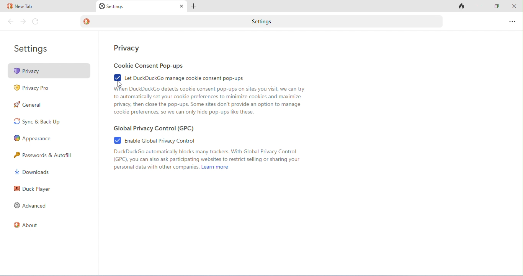 The height and width of the screenshot is (276, 523). Describe the element at coordinates (49, 70) in the screenshot. I see `privacy` at that location.